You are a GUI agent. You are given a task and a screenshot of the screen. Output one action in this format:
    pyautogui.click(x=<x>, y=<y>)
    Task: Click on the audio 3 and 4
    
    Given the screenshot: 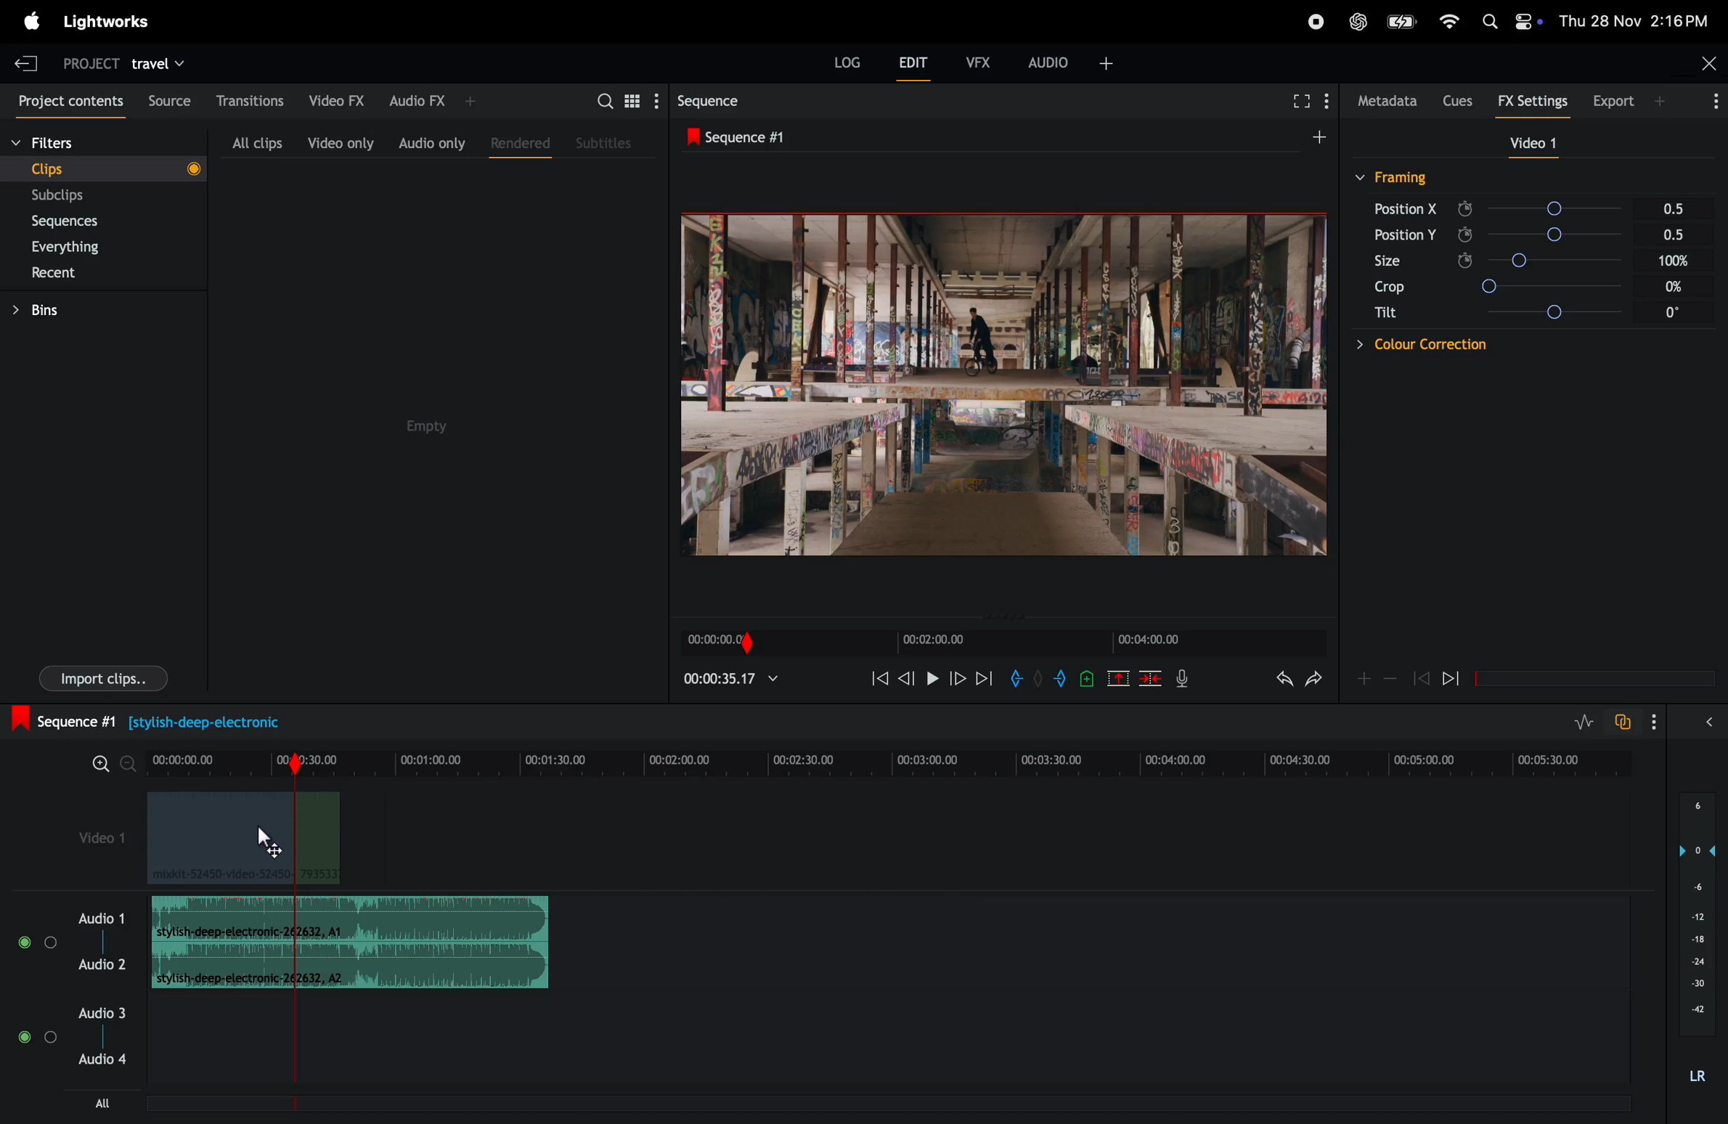 What is the action you would take?
    pyautogui.click(x=81, y=1040)
    